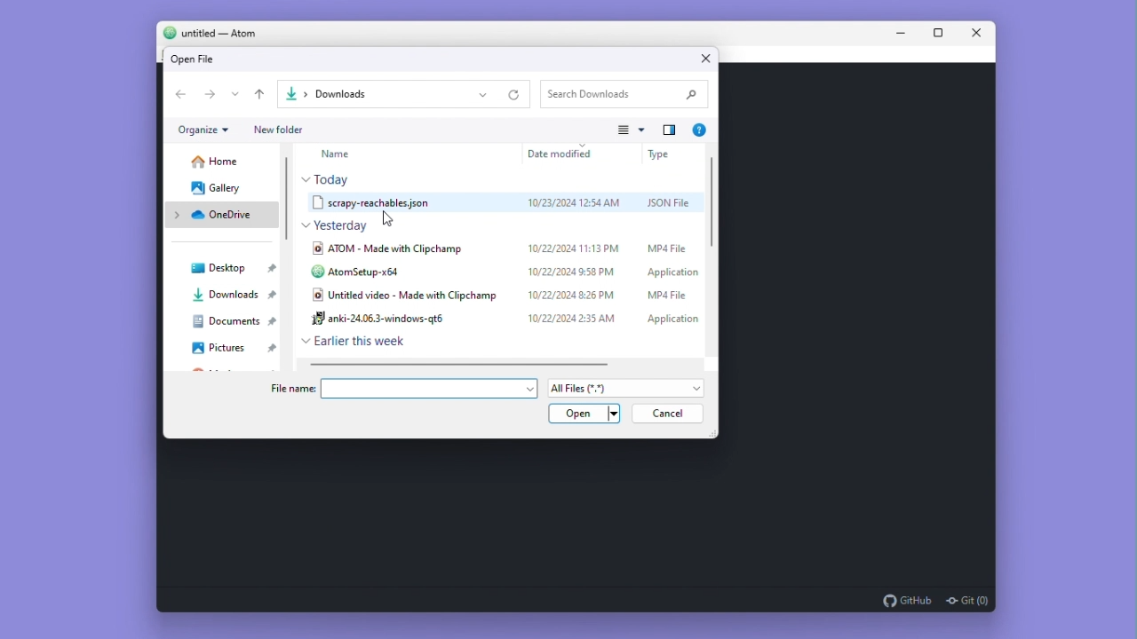 Image resolution: width=1137 pixels, height=639 pixels. Describe the element at coordinates (632, 130) in the screenshot. I see `View ` at that location.